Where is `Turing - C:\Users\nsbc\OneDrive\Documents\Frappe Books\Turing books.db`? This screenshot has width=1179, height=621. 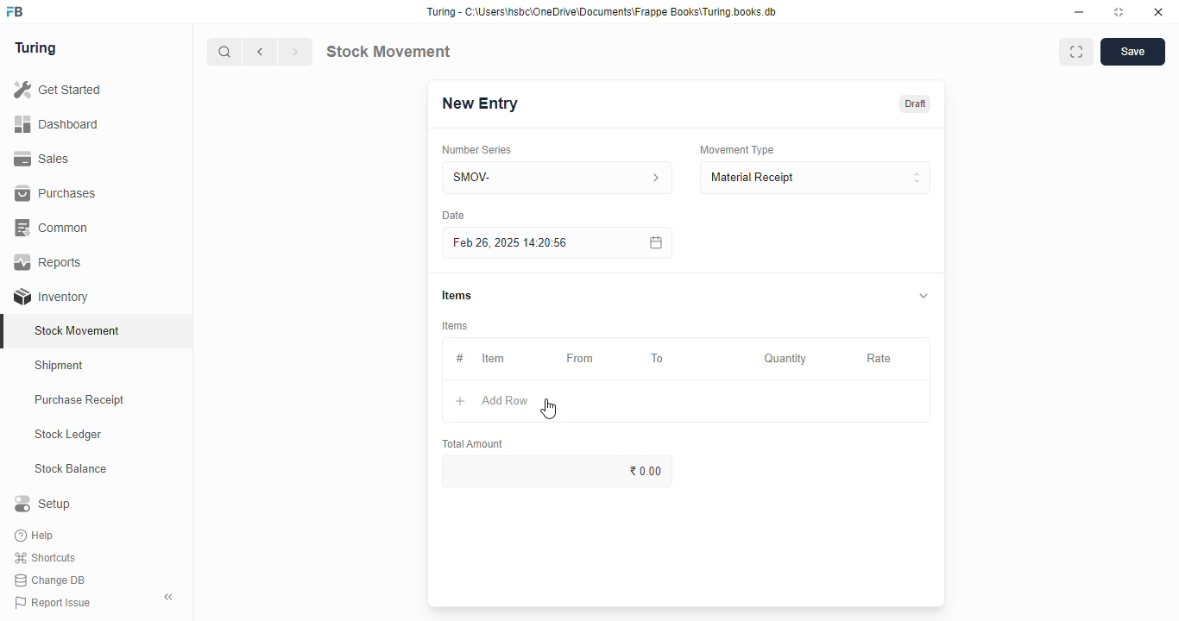 Turing - C:\Users\nsbc\OneDrive\Documents\Frappe Books\Turing books.db is located at coordinates (602, 12).